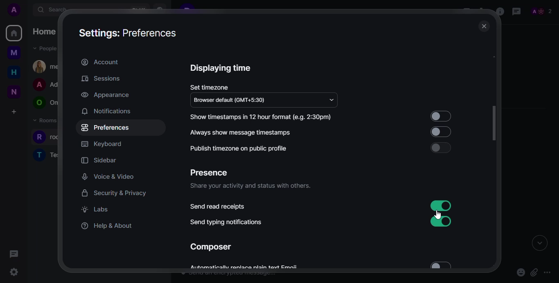 The width and height of the screenshot is (559, 283). What do you see at coordinates (534, 272) in the screenshot?
I see `attach` at bounding box center [534, 272].